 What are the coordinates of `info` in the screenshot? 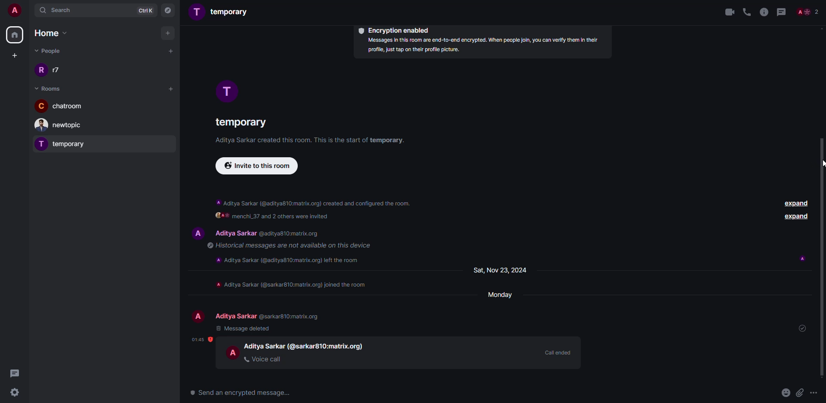 It's located at (763, 12).